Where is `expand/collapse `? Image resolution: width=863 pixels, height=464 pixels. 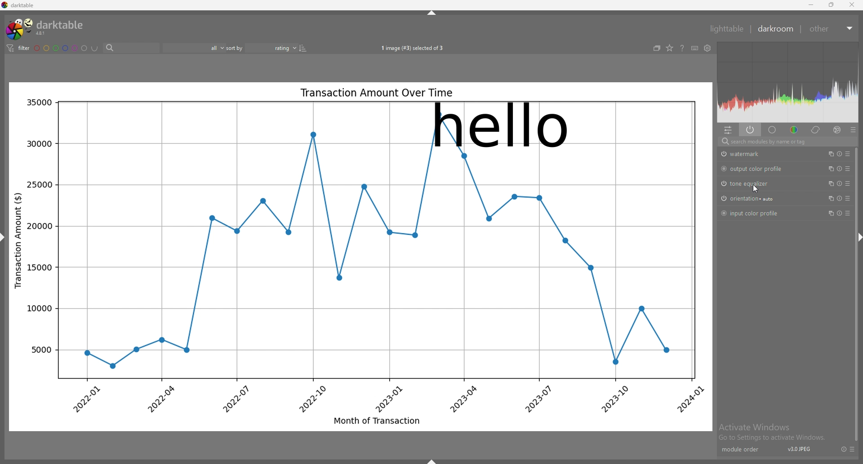
expand/collapse  is located at coordinates (850, 28).